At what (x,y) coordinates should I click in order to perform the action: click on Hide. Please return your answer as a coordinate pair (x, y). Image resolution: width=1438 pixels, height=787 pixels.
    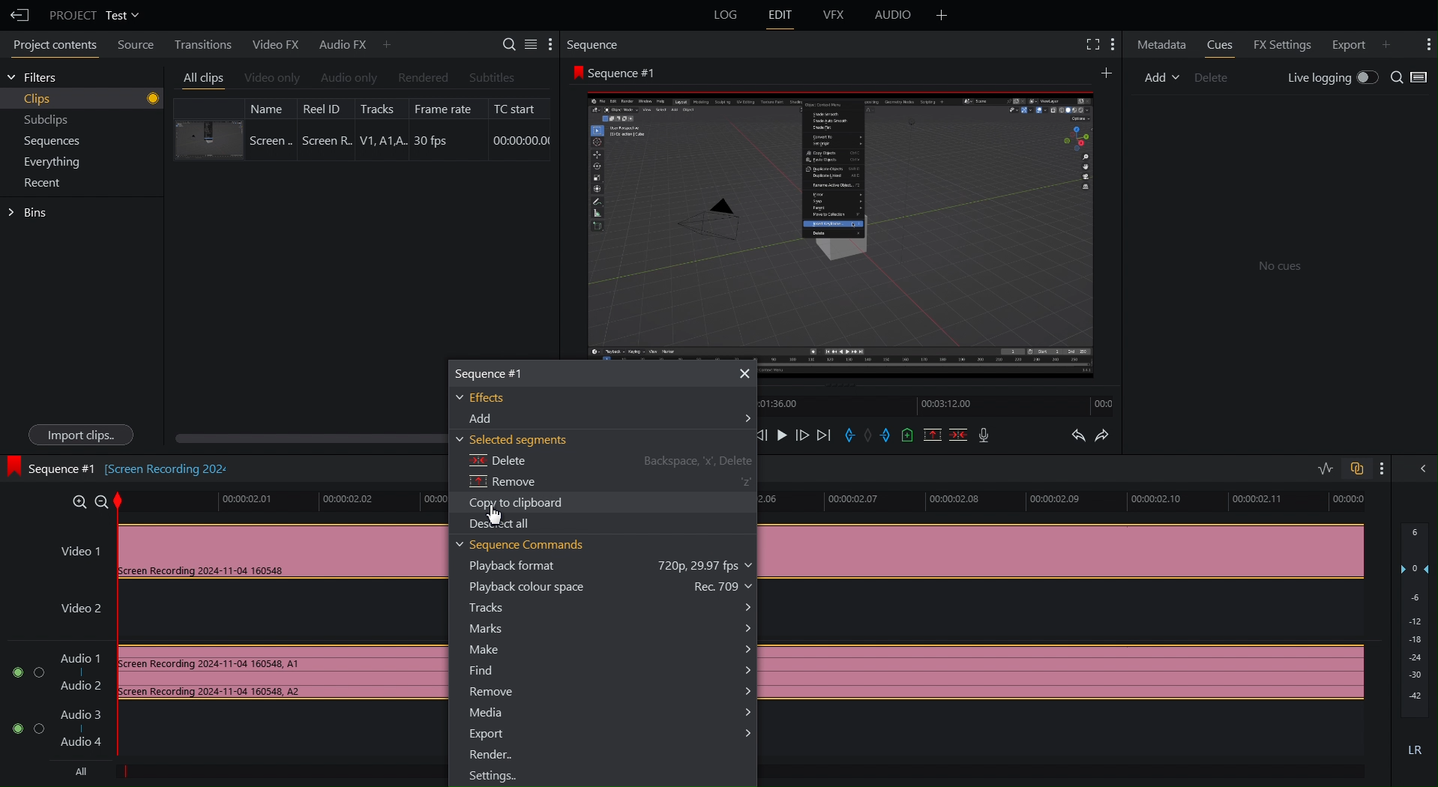
    Looking at the image, I should click on (1420, 469).